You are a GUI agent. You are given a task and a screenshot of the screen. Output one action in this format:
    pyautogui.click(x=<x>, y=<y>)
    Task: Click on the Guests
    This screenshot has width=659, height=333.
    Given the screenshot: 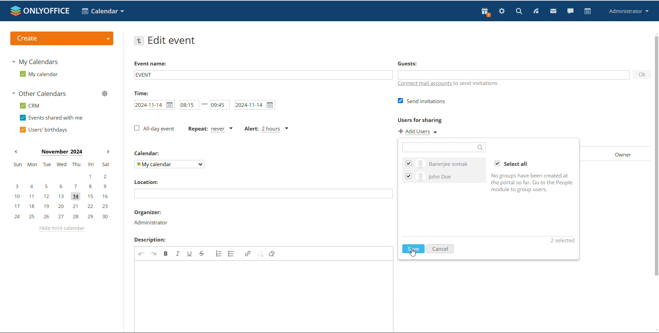 What is the action you would take?
    pyautogui.click(x=408, y=63)
    